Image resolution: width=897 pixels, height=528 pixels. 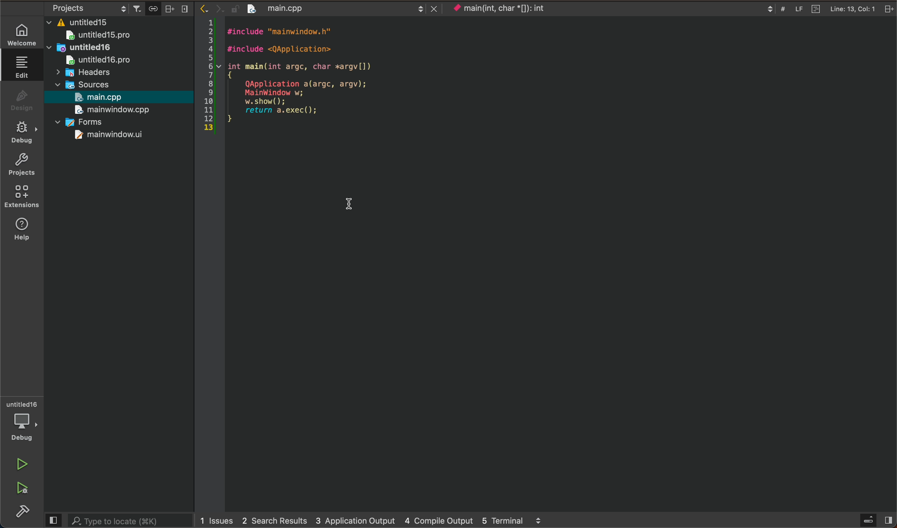 I want to click on untitled15pro, so click(x=101, y=35).